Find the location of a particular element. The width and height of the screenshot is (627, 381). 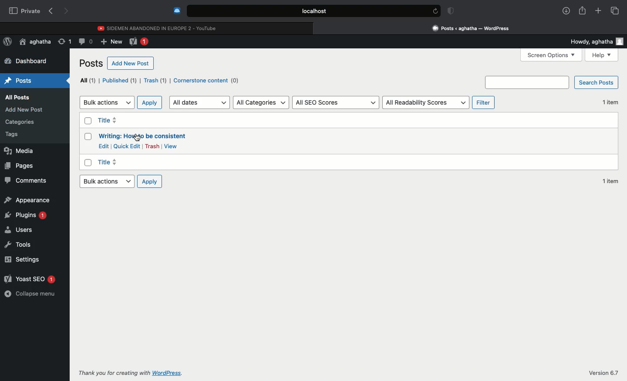

cursor is located at coordinates (137, 137).